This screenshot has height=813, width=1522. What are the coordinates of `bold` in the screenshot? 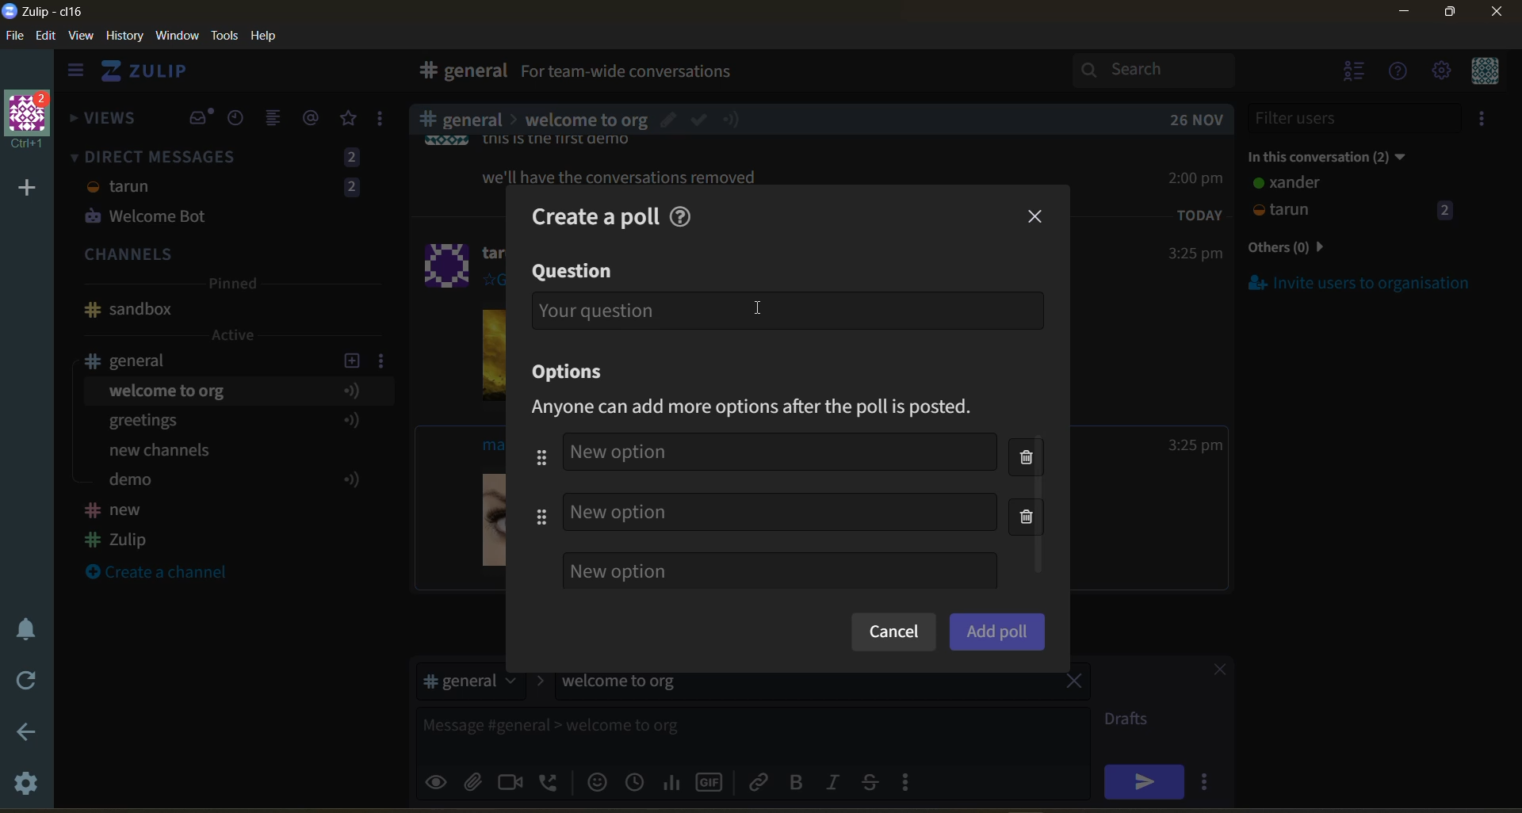 It's located at (795, 783).